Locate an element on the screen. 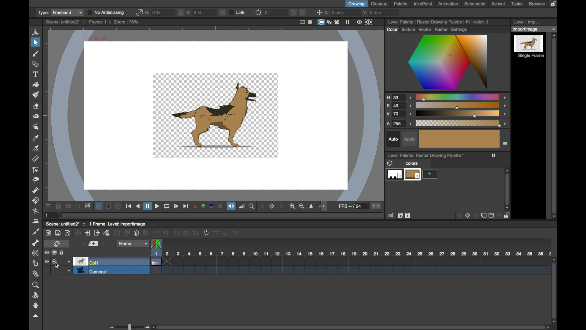 This screenshot has height=330, width=586. camera1 is located at coordinates (93, 271).